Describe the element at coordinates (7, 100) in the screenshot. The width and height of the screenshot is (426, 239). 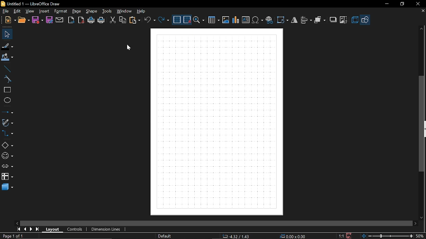
I see `ellipse` at that location.